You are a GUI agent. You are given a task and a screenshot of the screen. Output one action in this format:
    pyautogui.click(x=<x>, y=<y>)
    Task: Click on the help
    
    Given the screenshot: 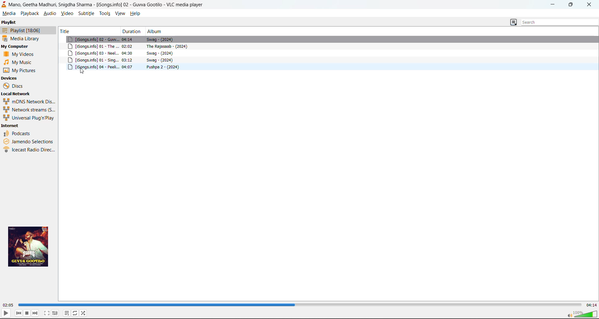 What is the action you would take?
    pyautogui.click(x=135, y=13)
    